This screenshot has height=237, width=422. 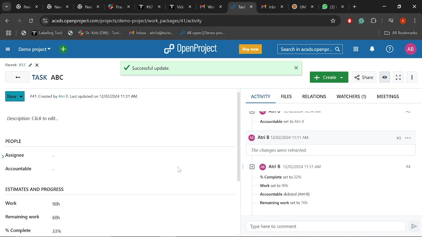 I want to click on Remaining work, so click(x=60, y=217).